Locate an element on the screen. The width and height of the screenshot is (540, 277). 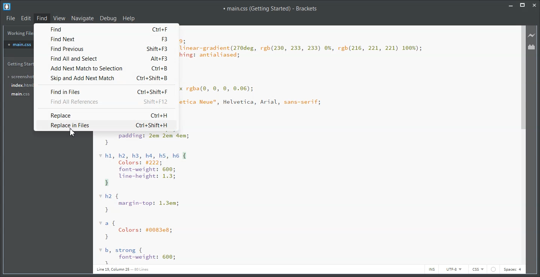
Find Ctrl+F is located at coordinates (108, 30).